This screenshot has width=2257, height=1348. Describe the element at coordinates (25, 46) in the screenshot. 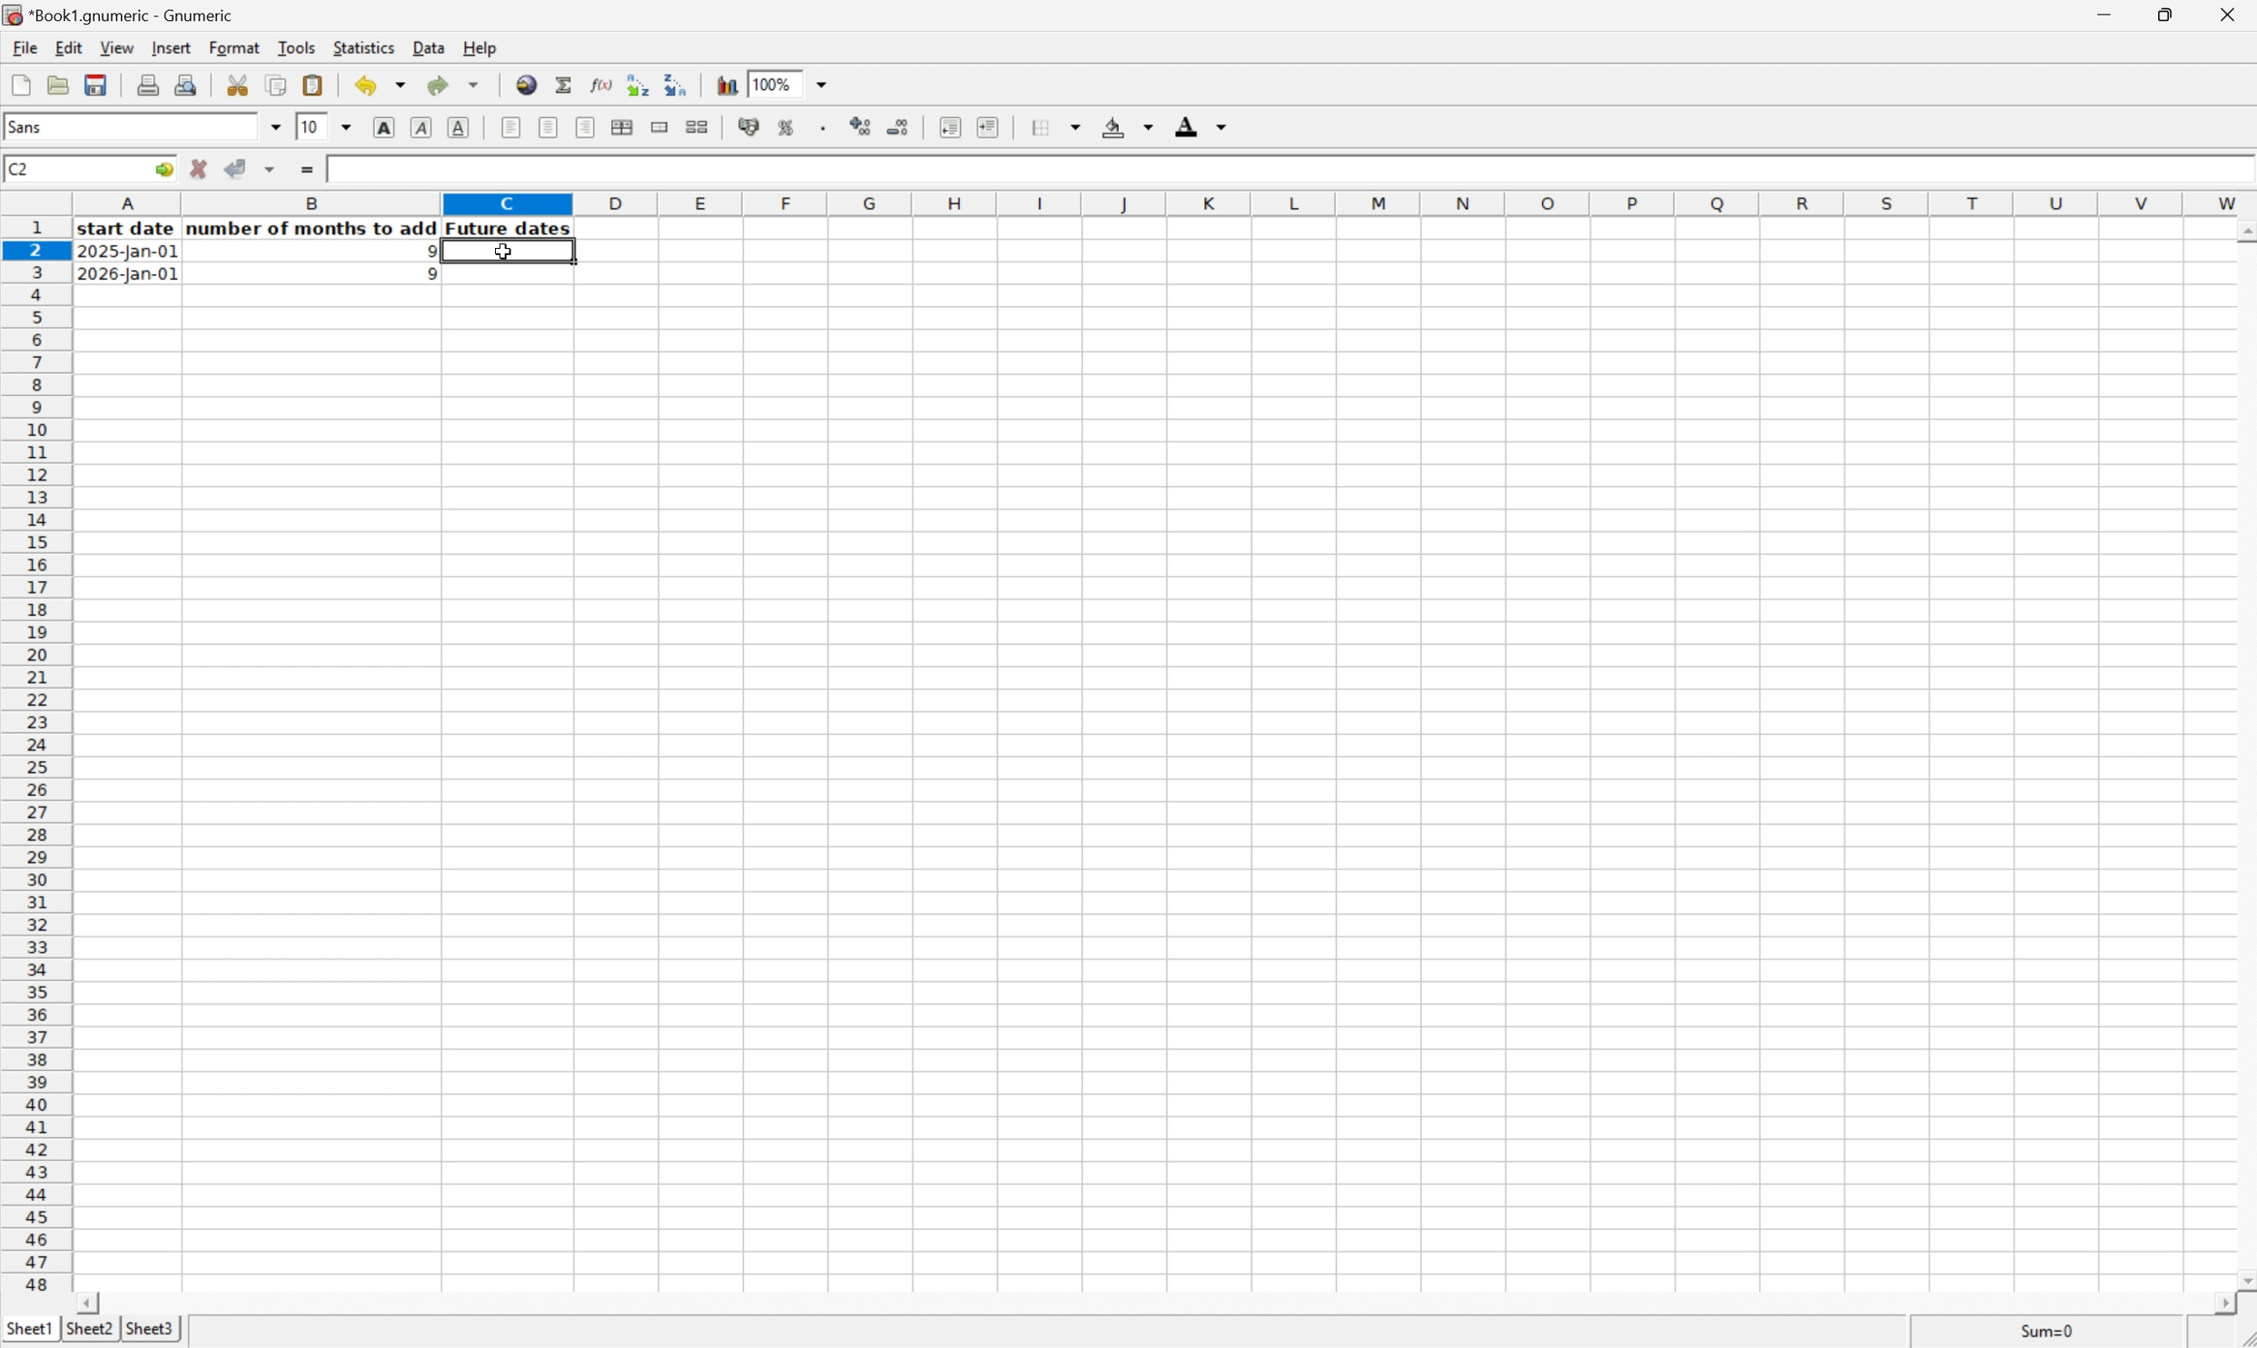

I see `File` at that location.